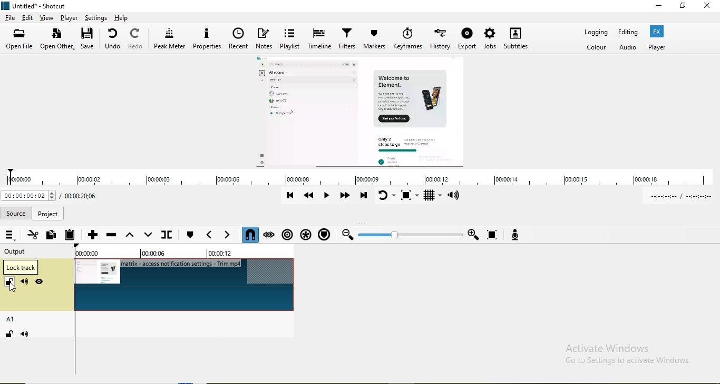  What do you see at coordinates (346, 196) in the screenshot?
I see `Play quickly forward` at bounding box center [346, 196].